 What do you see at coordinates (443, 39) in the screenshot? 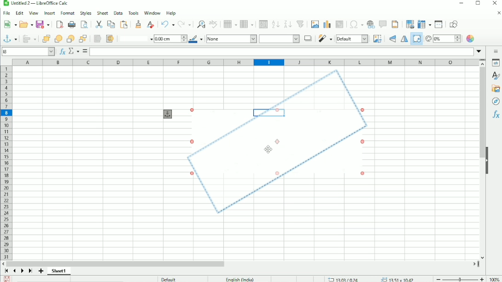
I see `Transparency` at bounding box center [443, 39].